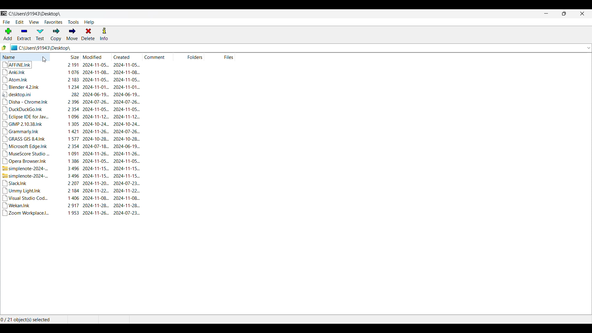  I want to click on Wekan.Ink 2917 2024-11-28... 2024-11-28., so click(71, 205).